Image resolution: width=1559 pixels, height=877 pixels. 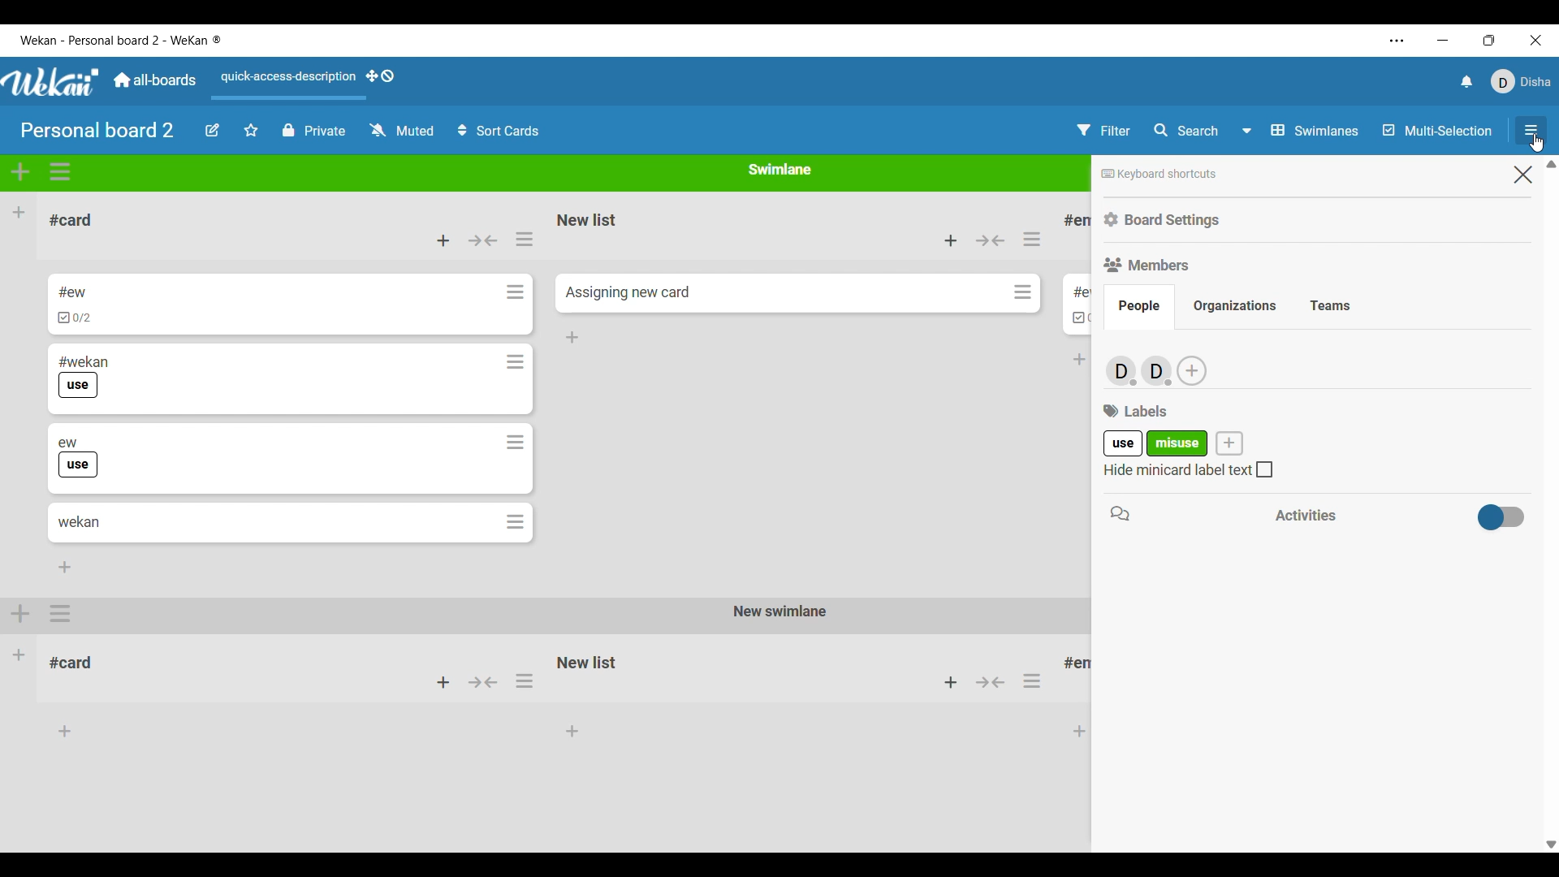 What do you see at coordinates (1523, 175) in the screenshot?
I see `Close menu` at bounding box center [1523, 175].